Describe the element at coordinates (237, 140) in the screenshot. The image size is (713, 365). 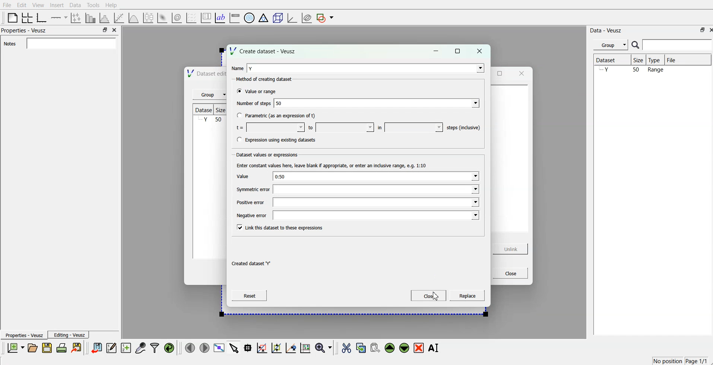
I see `checkbox` at that location.